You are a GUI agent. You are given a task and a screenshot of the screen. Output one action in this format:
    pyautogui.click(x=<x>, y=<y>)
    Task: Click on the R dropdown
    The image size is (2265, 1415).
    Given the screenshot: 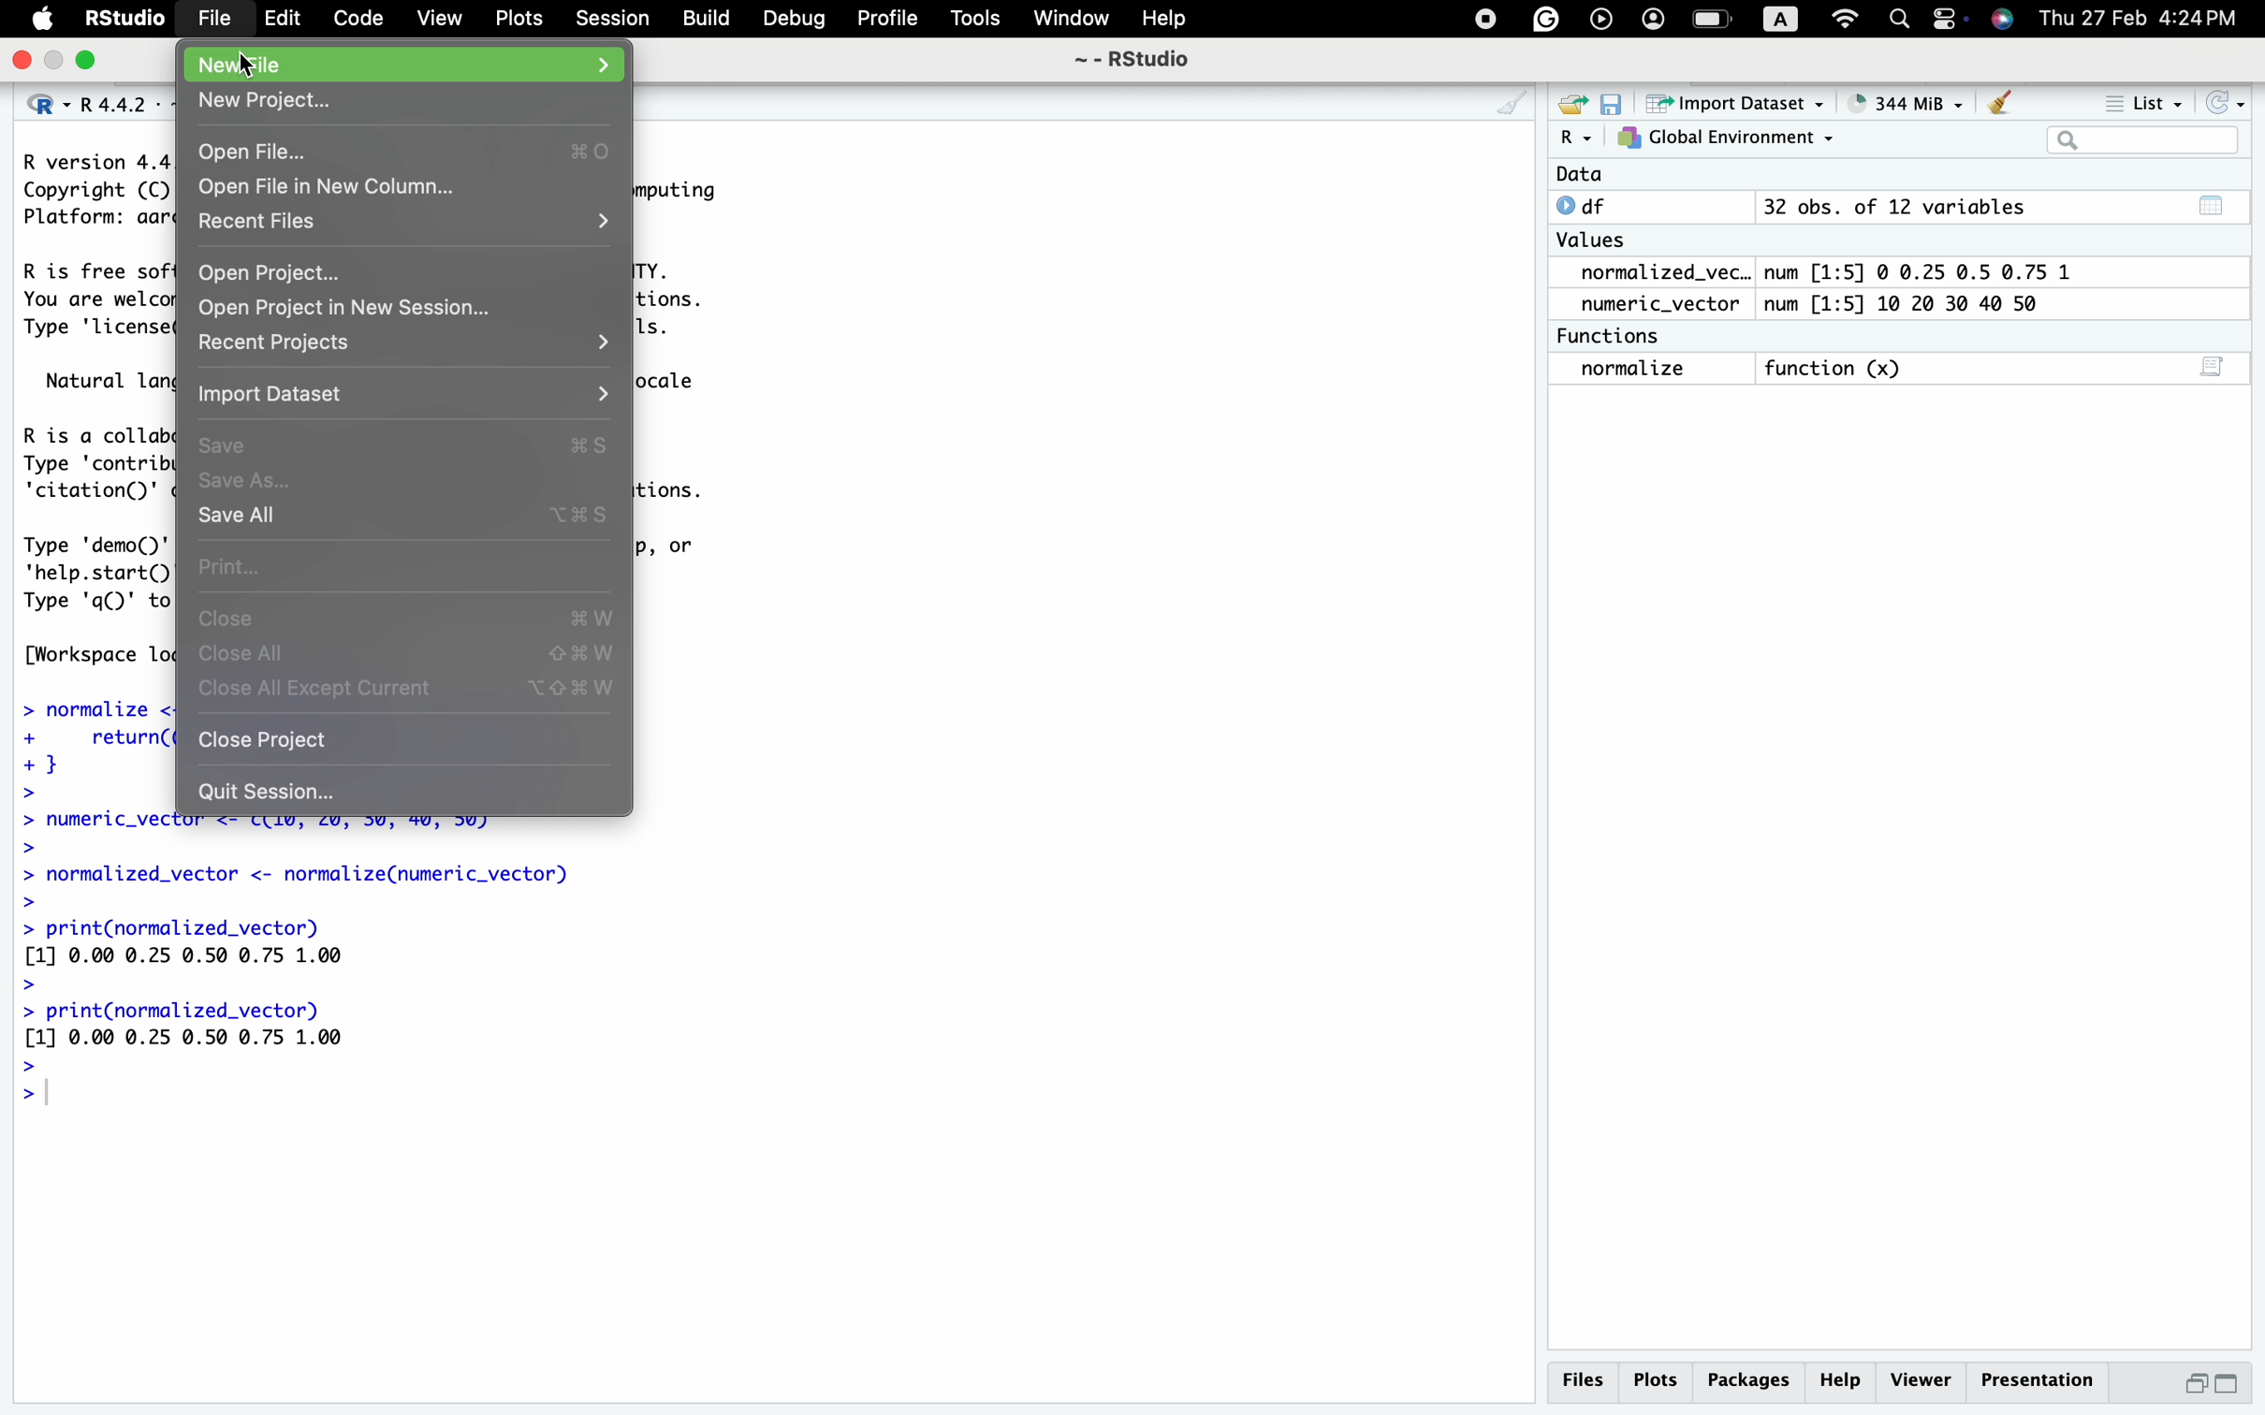 What is the action you would take?
    pyautogui.click(x=1581, y=139)
    